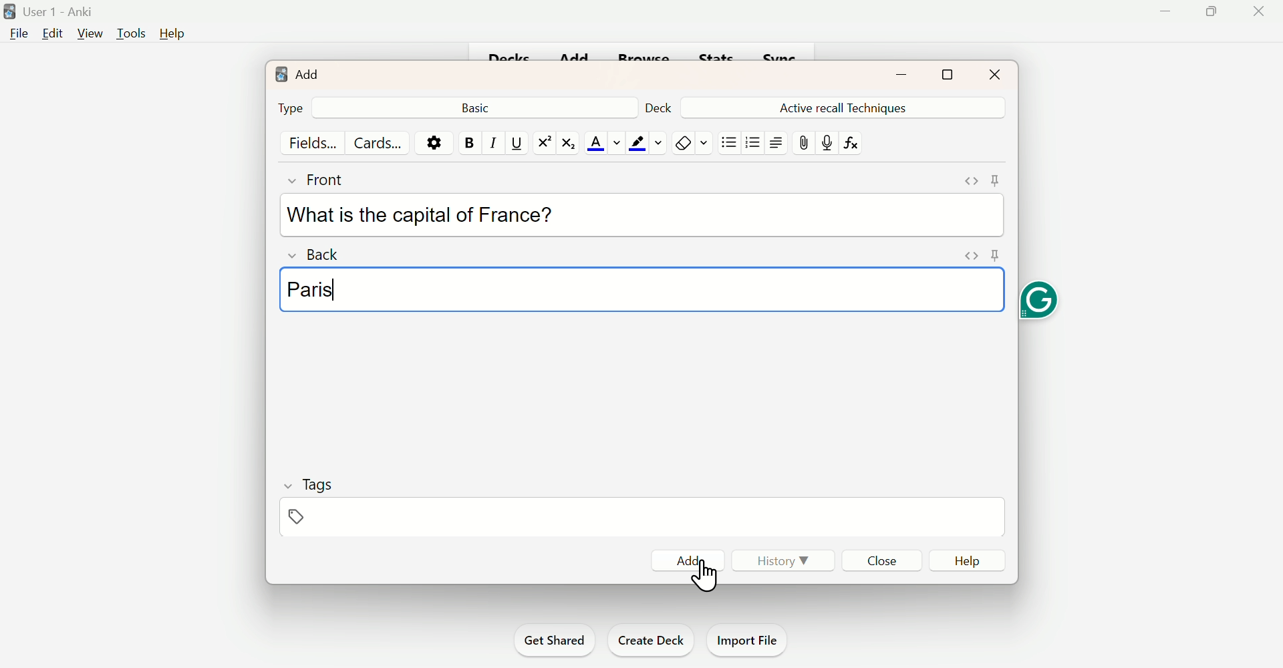  I want to click on Help, so click(173, 35).